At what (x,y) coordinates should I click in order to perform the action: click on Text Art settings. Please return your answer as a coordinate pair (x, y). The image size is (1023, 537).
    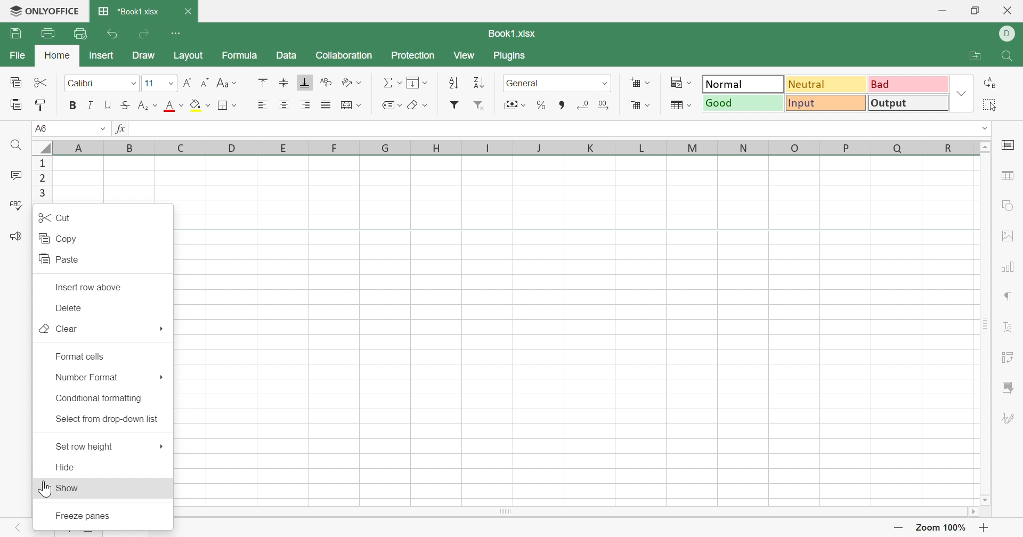
    Looking at the image, I should click on (1008, 329).